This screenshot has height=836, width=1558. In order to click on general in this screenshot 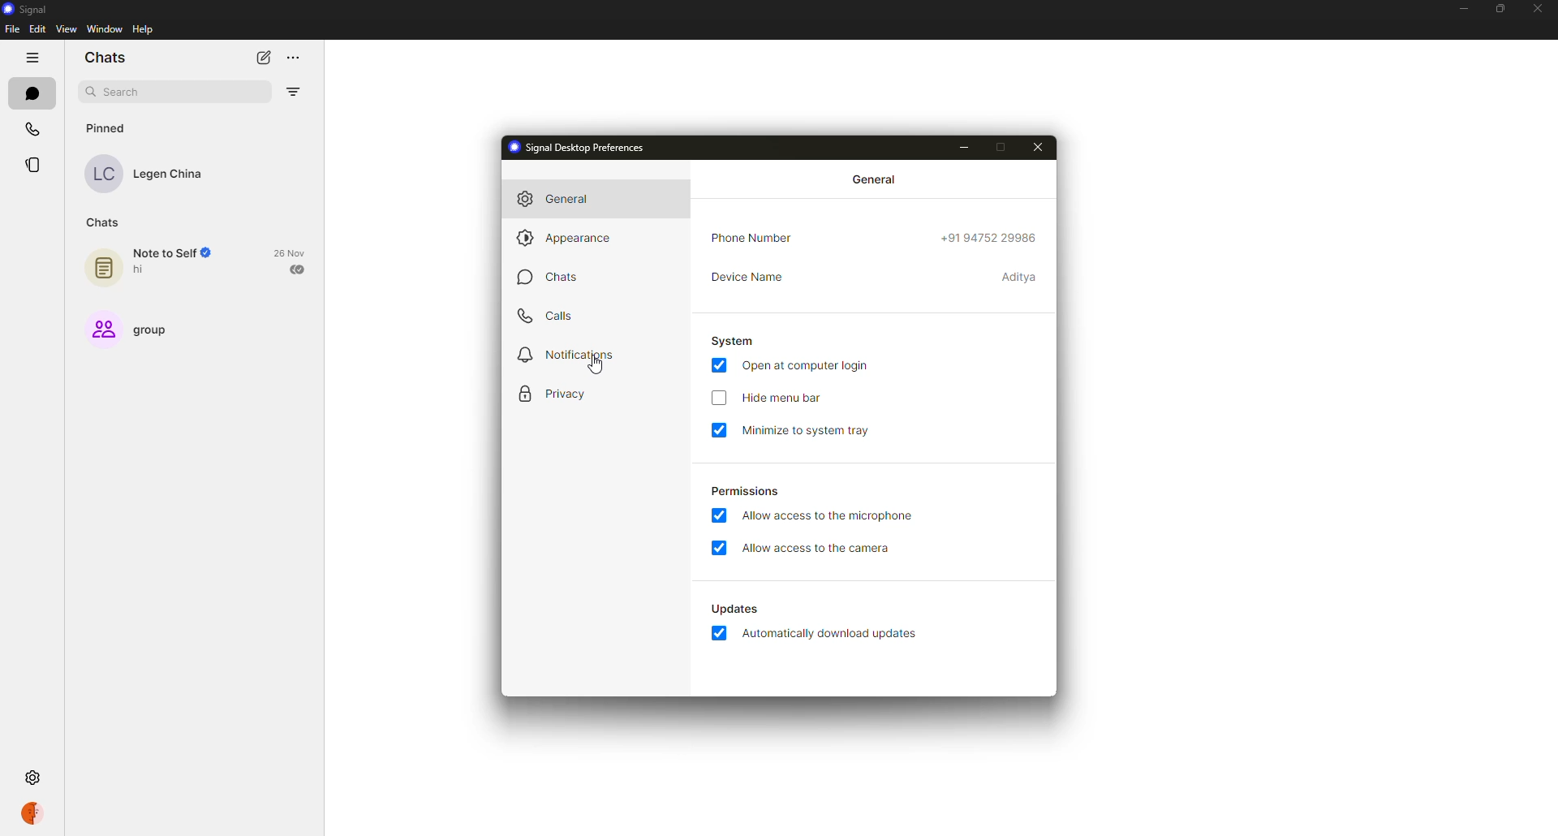, I will do `click(876, 179)`.